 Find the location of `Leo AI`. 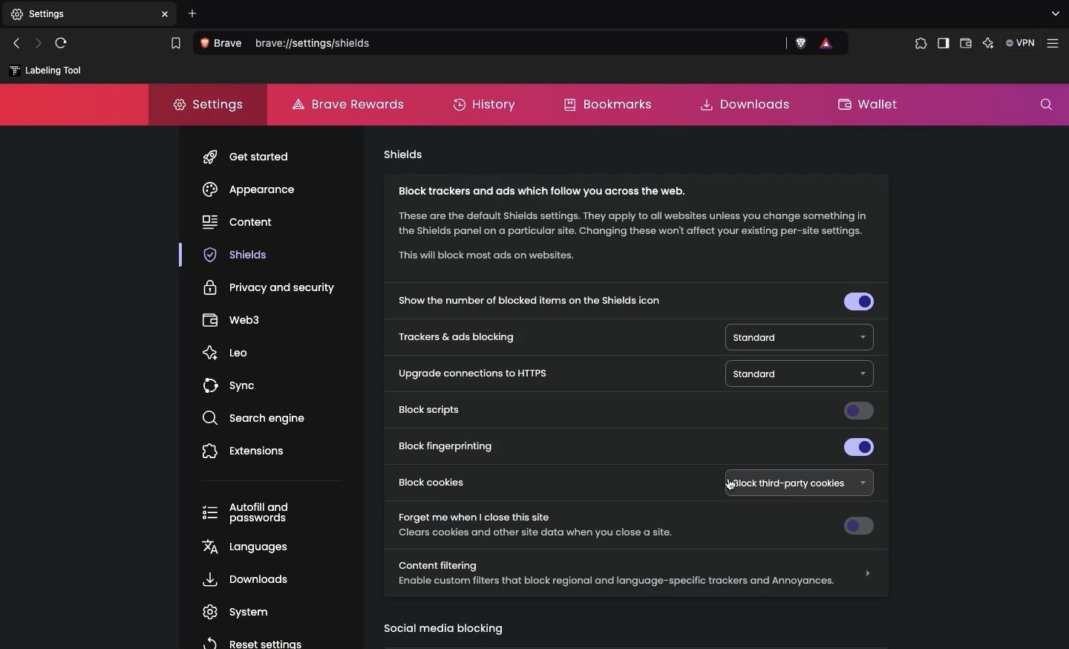

Leo AI is located at coordinates (988, 44).